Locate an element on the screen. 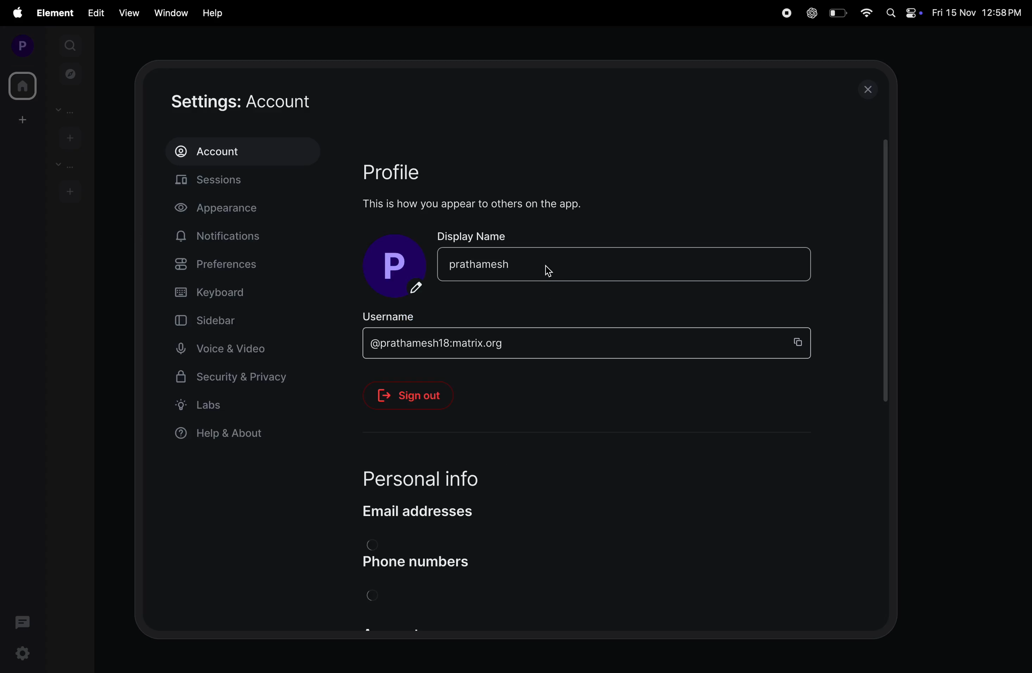 This screenshot has width=1032, height=673. this is how you appear on other app is located at coordinates (481, 204).